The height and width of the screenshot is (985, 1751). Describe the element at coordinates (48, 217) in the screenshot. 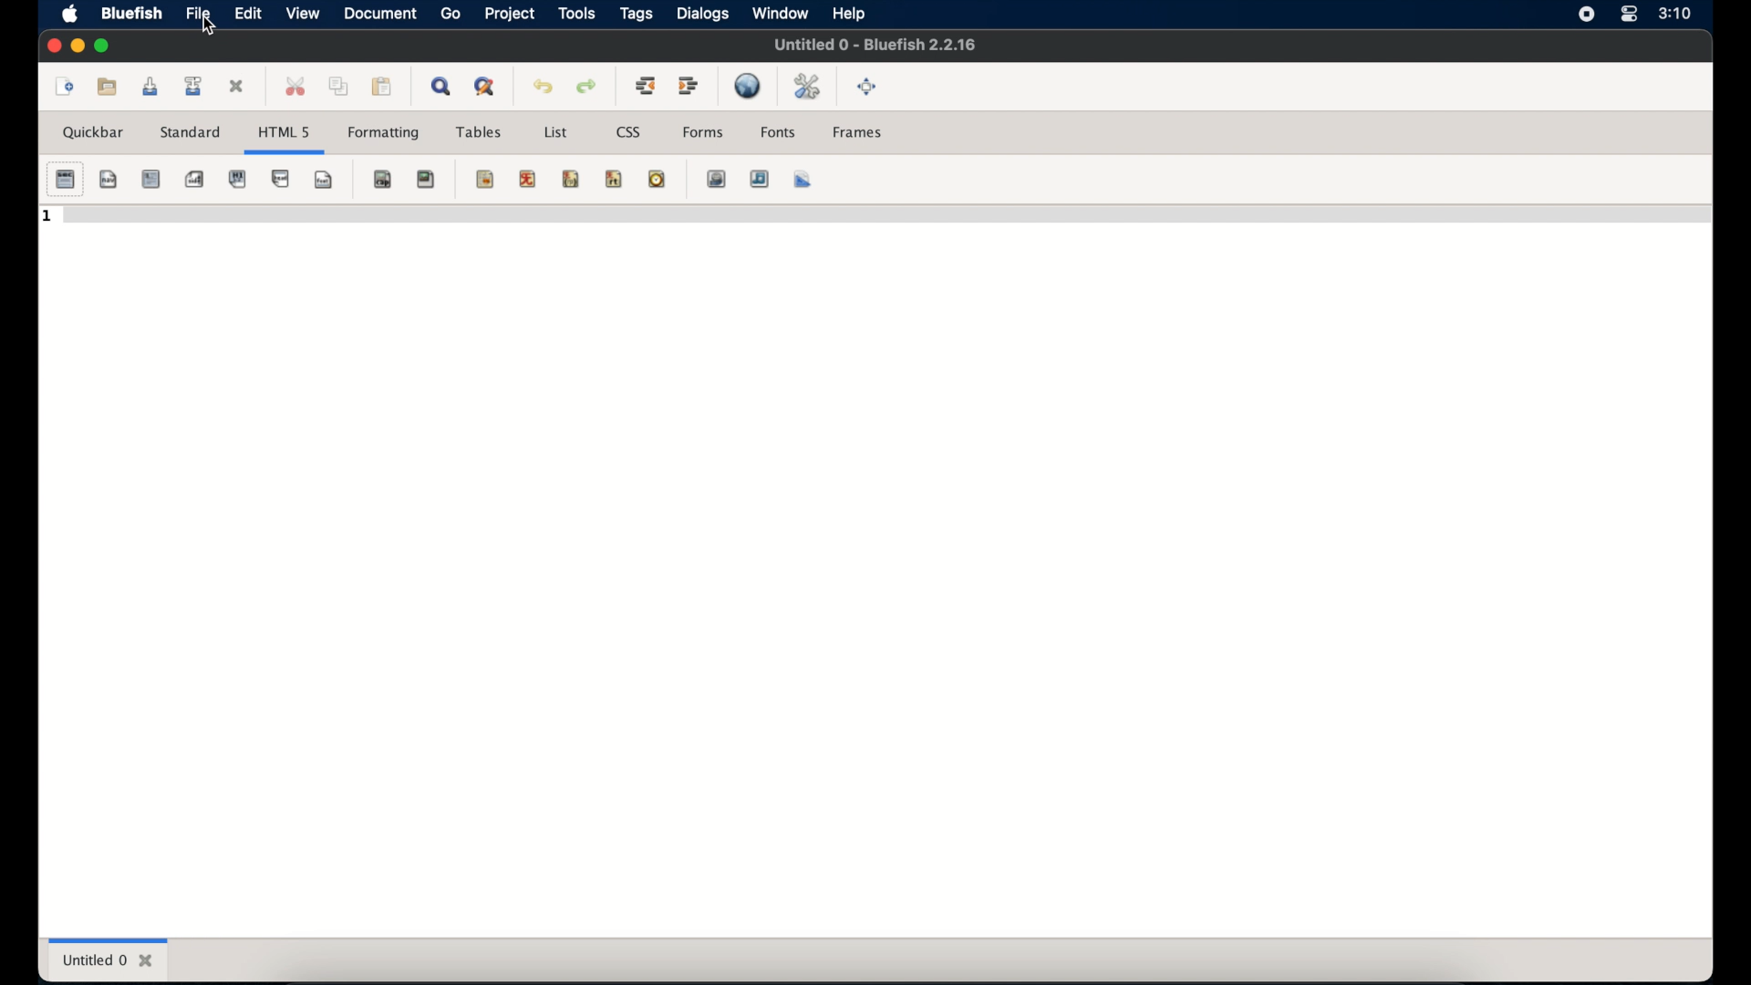

I see `1` at that location.